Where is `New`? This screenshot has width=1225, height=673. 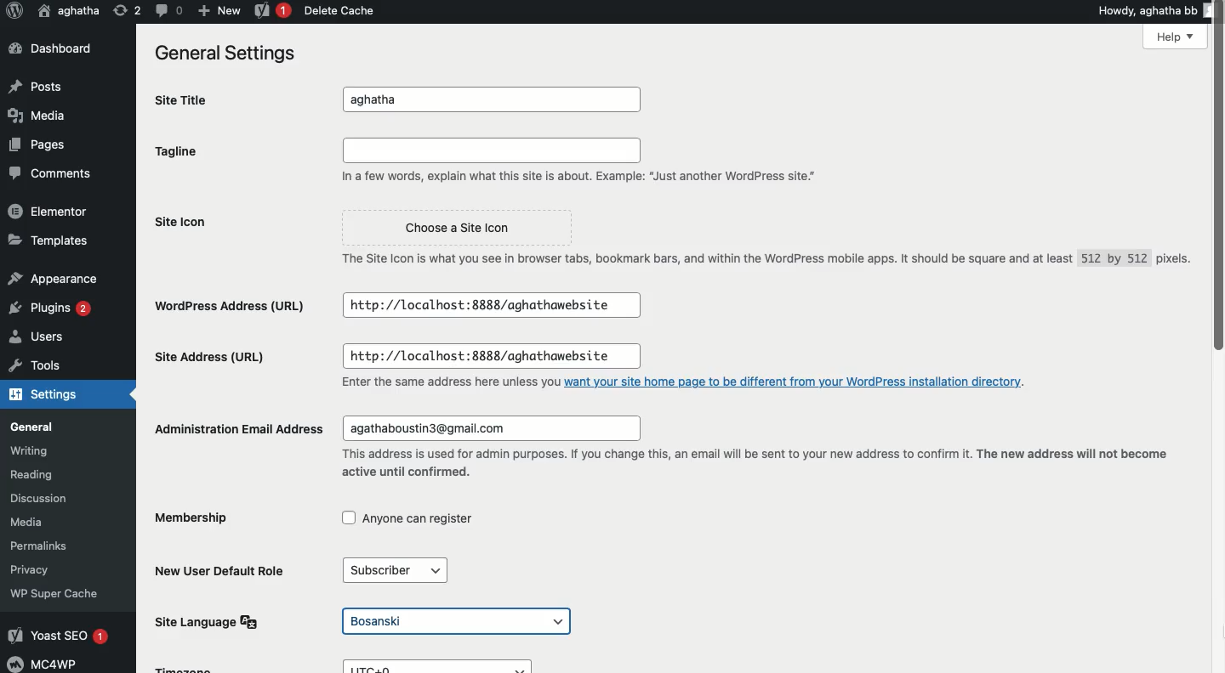 New is located at coordinates (216, 10).